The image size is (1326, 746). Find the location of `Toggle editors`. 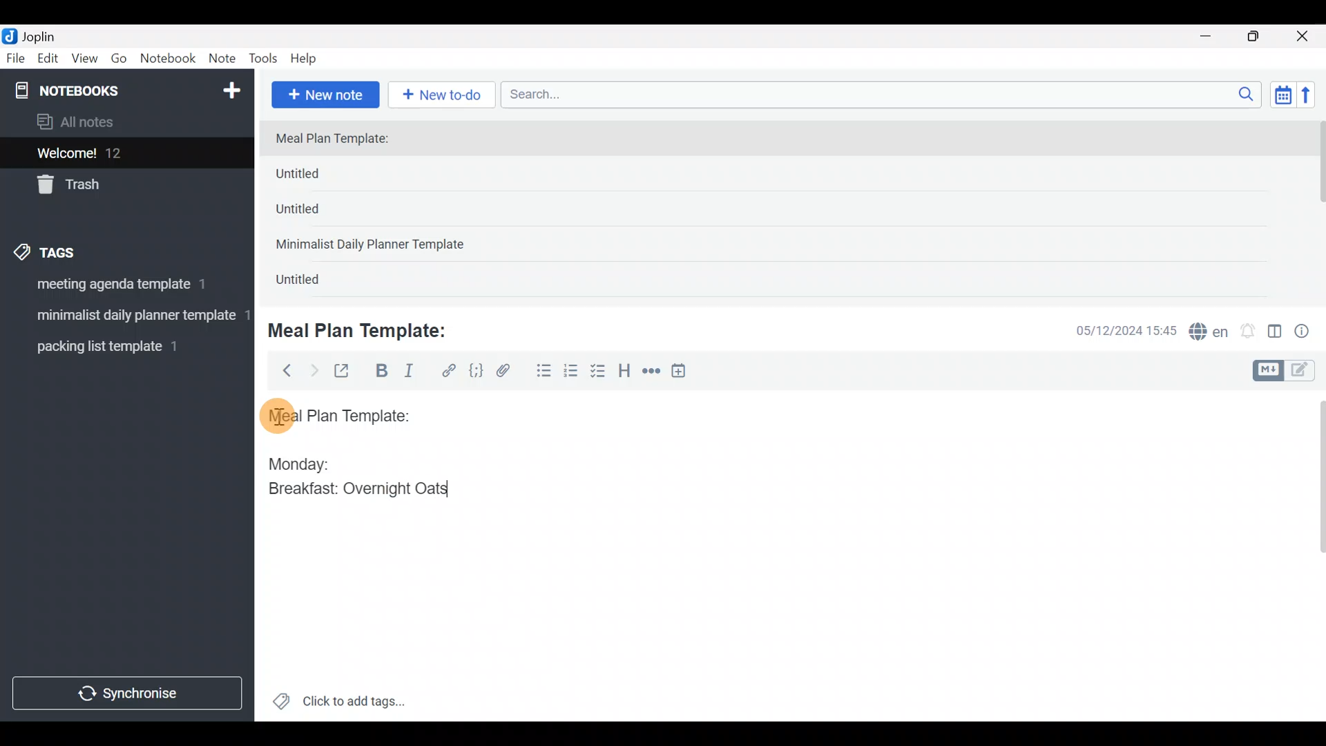

Toggle editors is located at coordinates (1287, 369).